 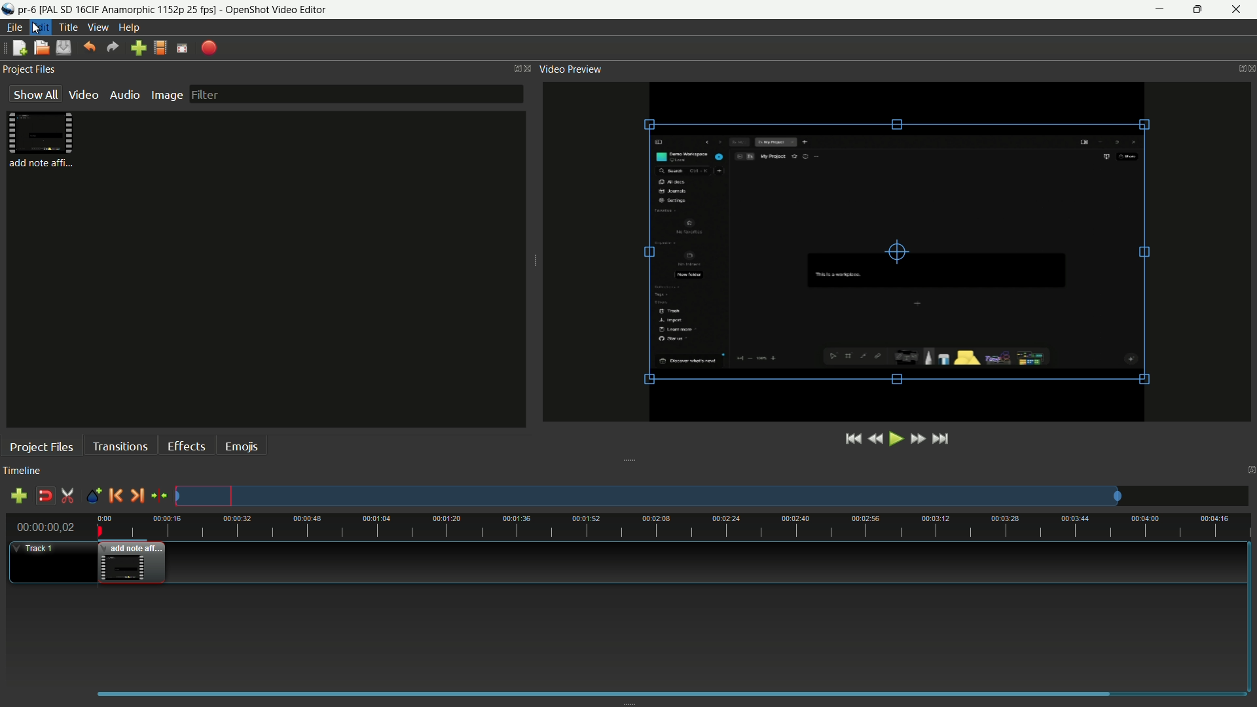 I want to click on title menu, so click(x=68, y=28).